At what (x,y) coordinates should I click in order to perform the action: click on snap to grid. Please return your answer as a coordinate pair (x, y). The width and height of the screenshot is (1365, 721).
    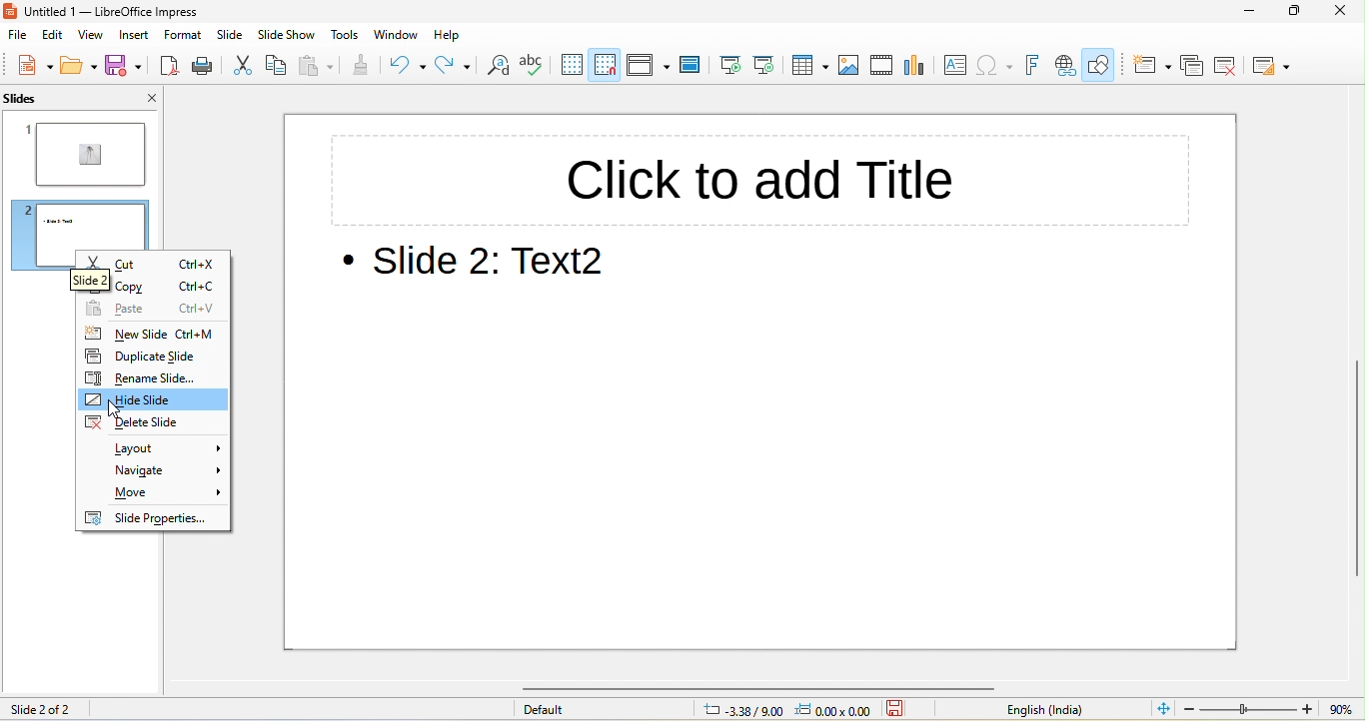
    Looking at the image, I should click on (610, 63).